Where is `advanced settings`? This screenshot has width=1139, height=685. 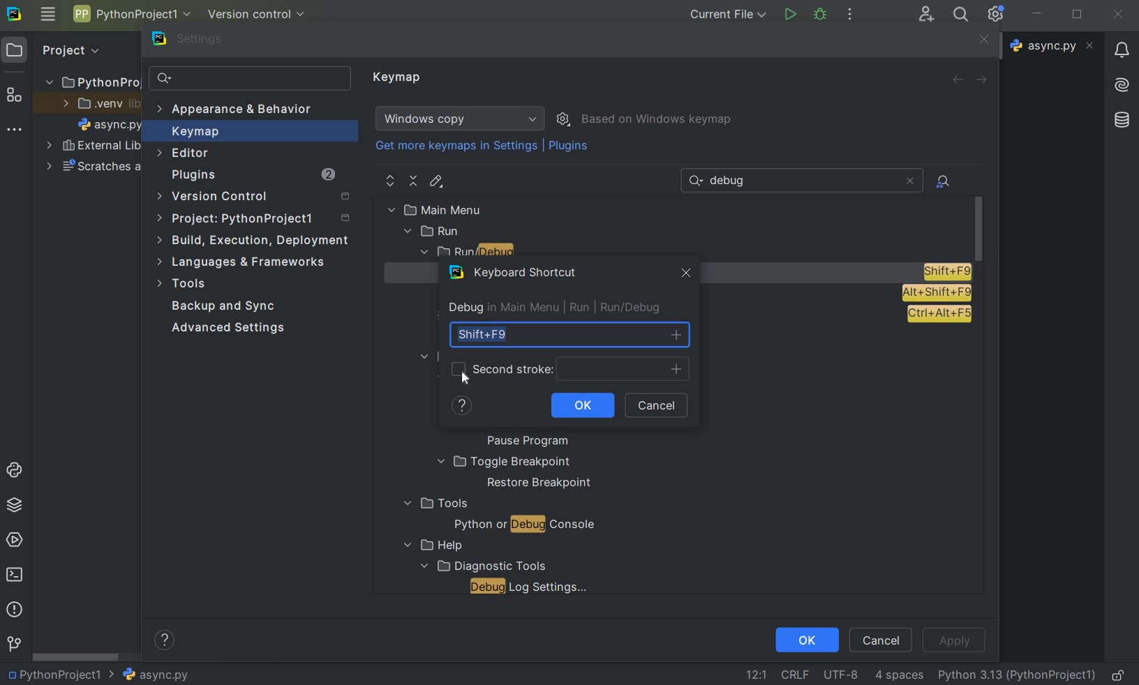
advanced settings is located at coordinates (225, 328).